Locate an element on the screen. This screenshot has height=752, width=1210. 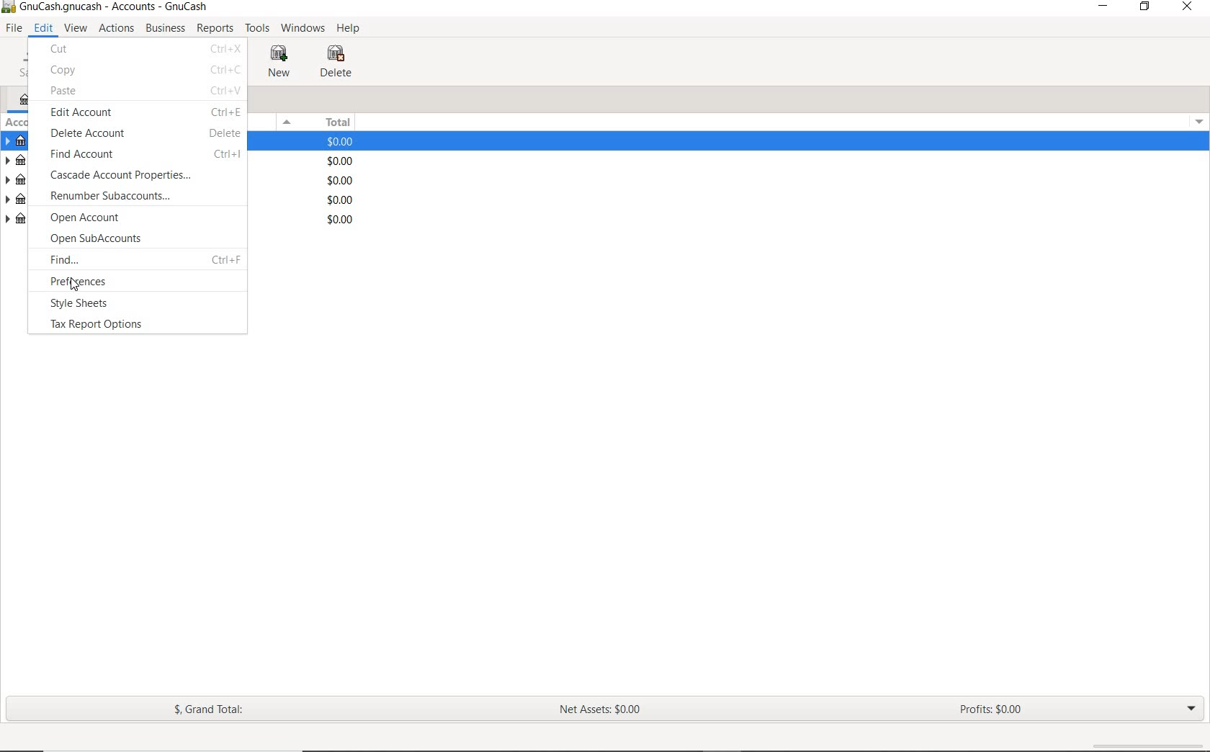
TOOLS is located at coordinates (258, 30).